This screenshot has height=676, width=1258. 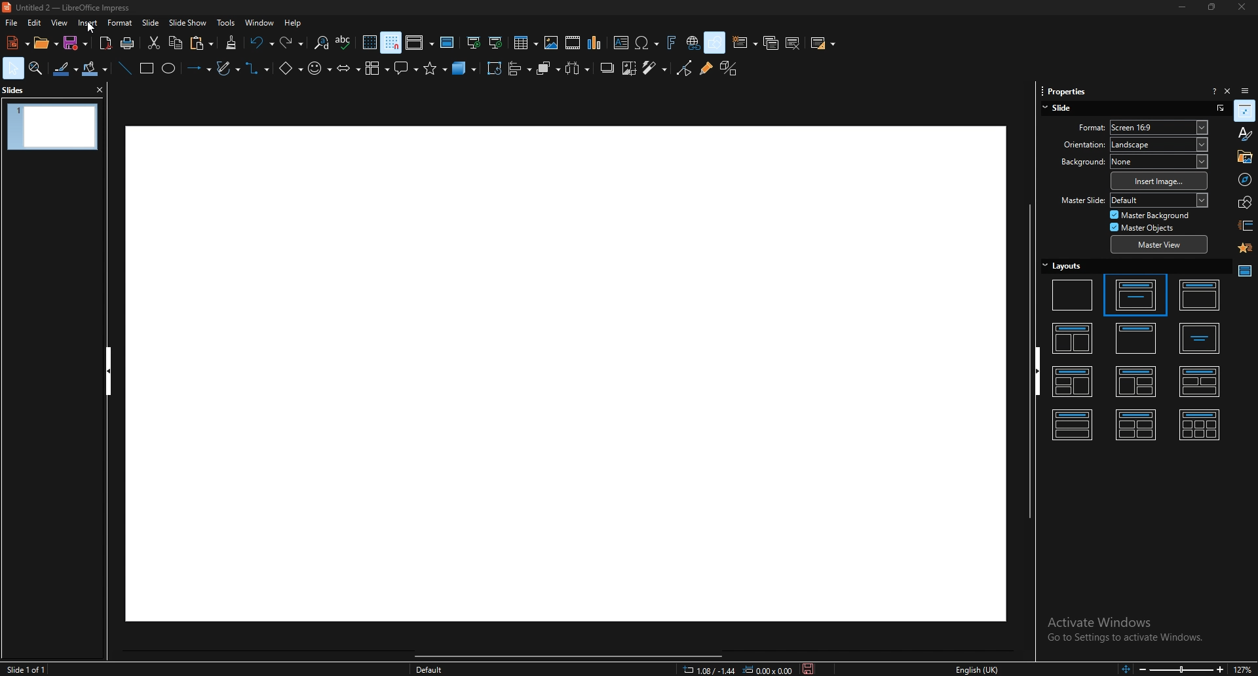 I want to click on insert chart, so click(x=596, y=43).